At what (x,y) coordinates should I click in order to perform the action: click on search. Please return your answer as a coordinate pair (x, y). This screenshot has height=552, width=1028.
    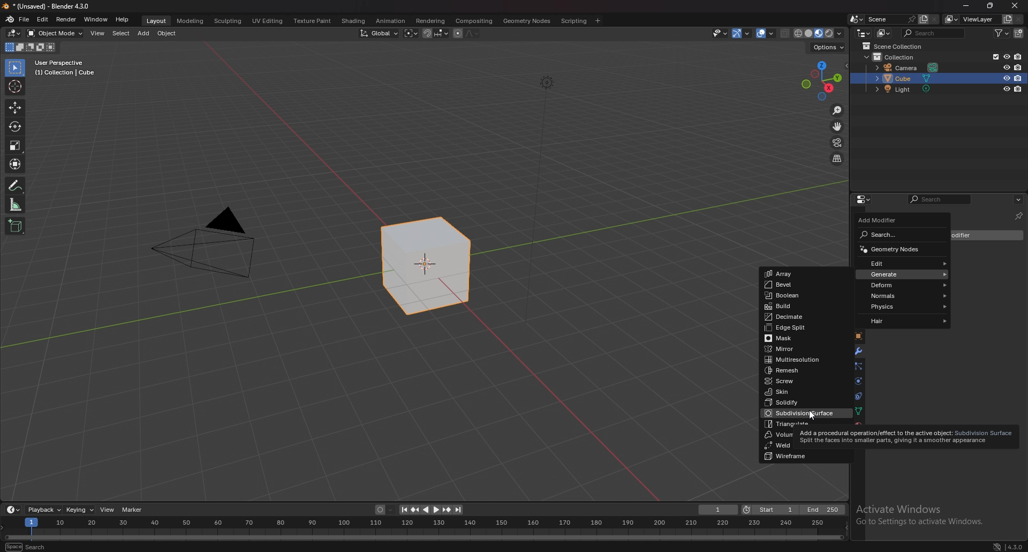
    Looking at the image, I should click on (901, 233).